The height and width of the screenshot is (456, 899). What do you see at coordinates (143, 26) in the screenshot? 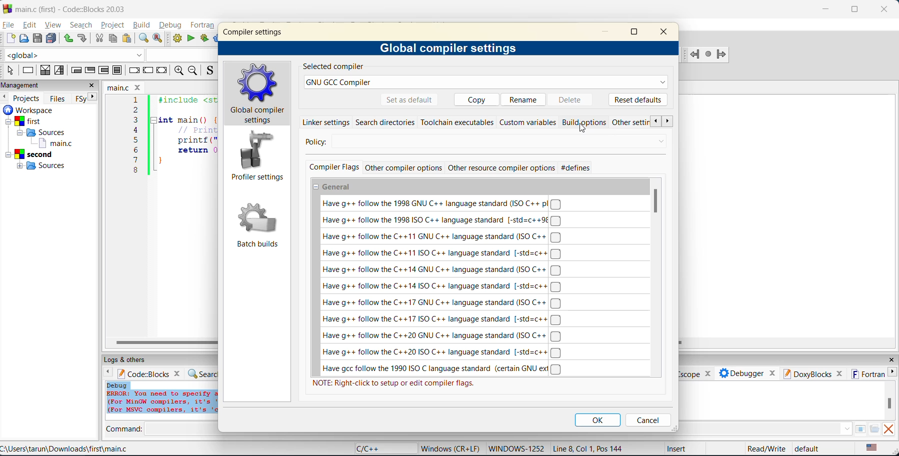
I see `build` at bounding box center [143, 26].